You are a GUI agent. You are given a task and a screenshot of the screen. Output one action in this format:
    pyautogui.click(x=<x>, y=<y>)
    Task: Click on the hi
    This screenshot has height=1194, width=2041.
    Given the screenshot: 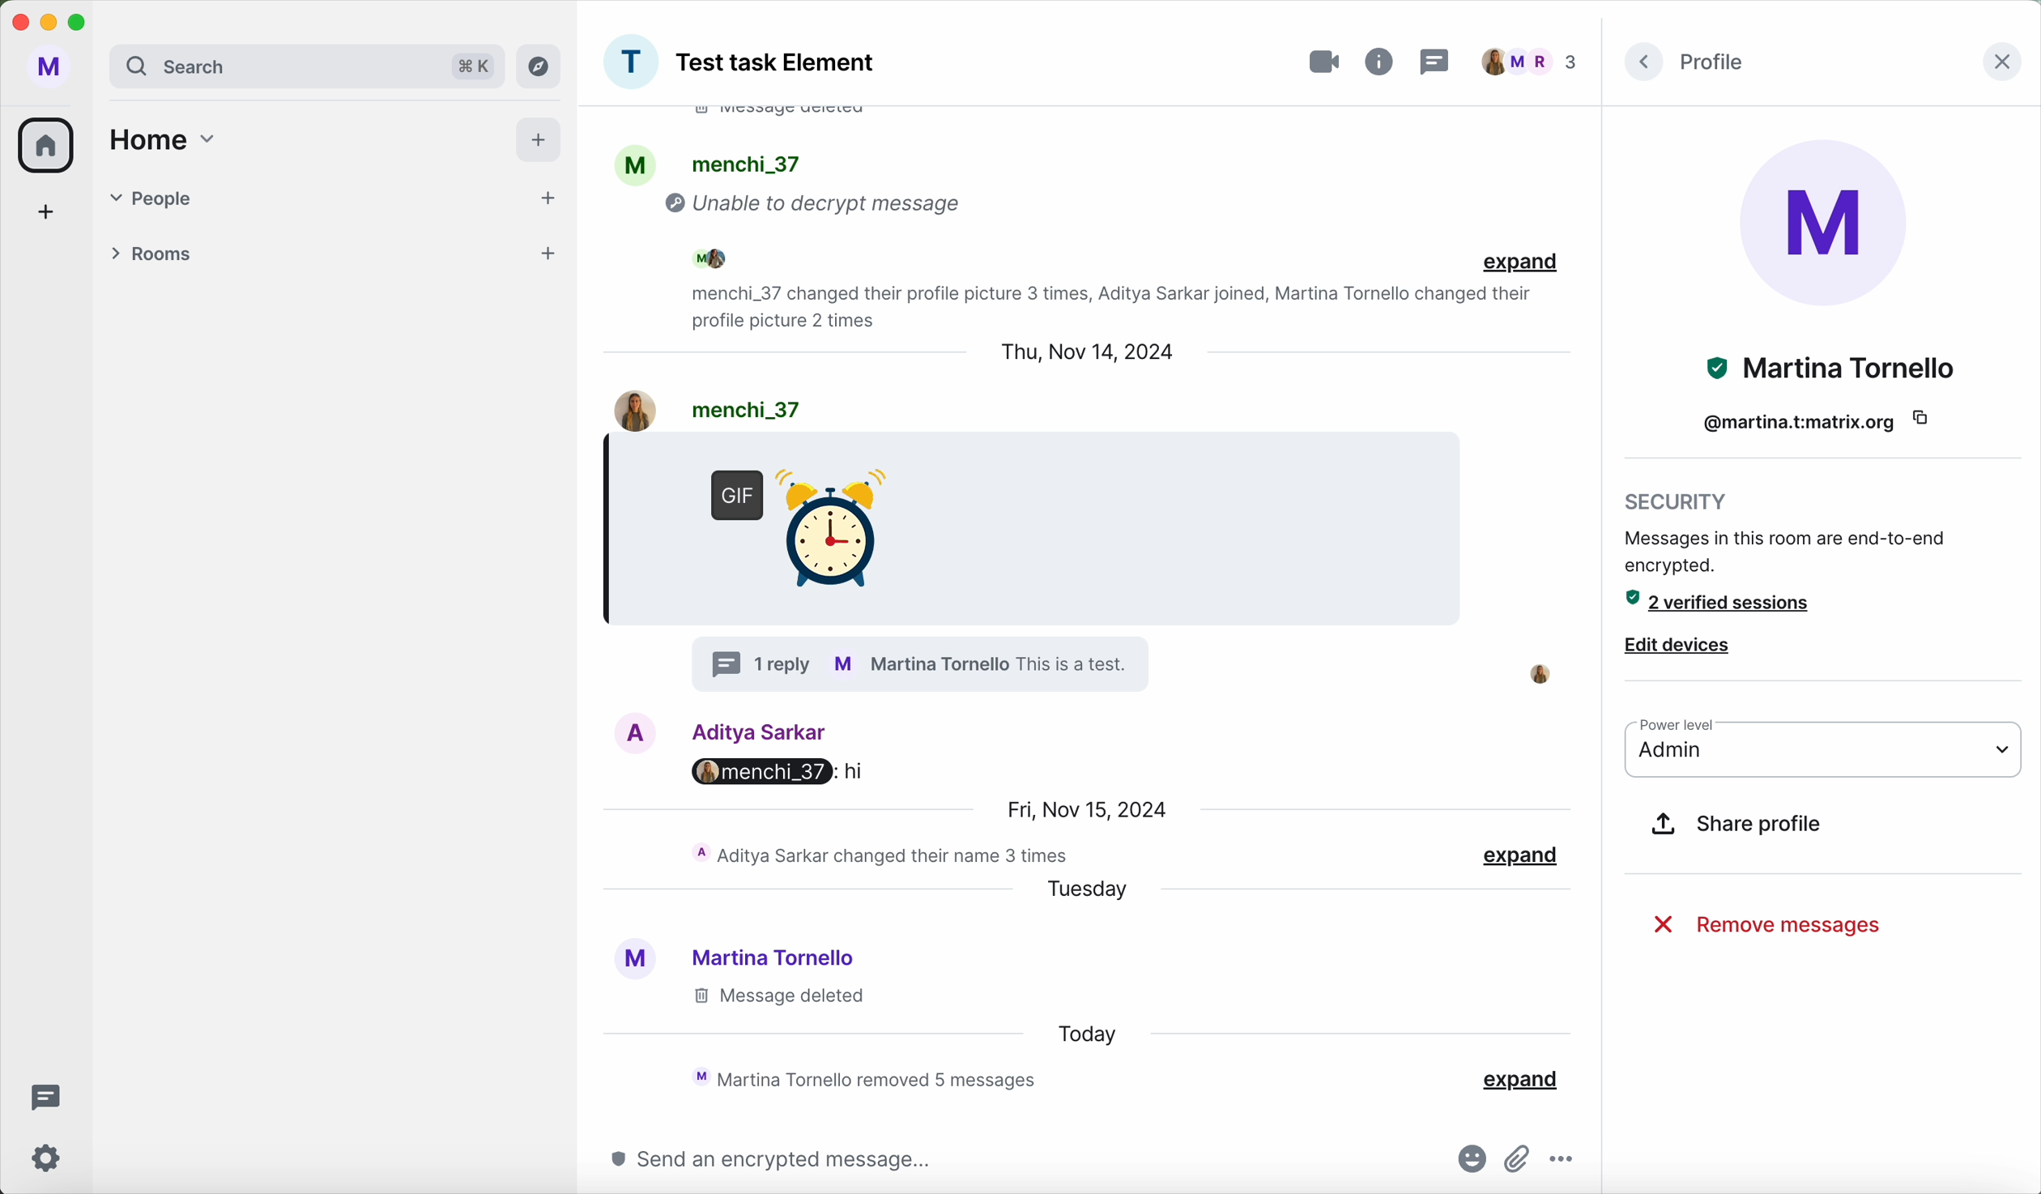 What is the action you would take?
    pyautogui.click(x=857, y=770)
    